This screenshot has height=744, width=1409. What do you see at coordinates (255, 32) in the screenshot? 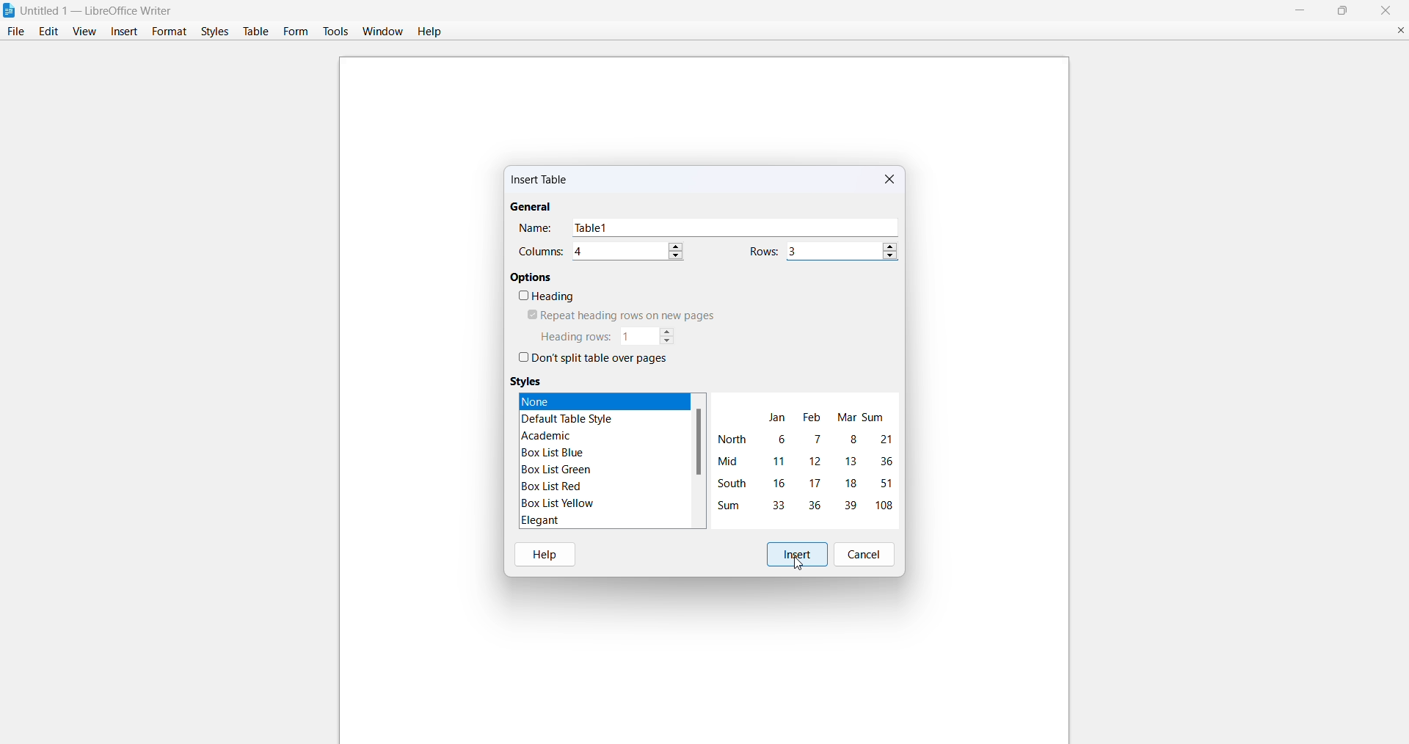
I see `table` at bounding box center [255, 32].